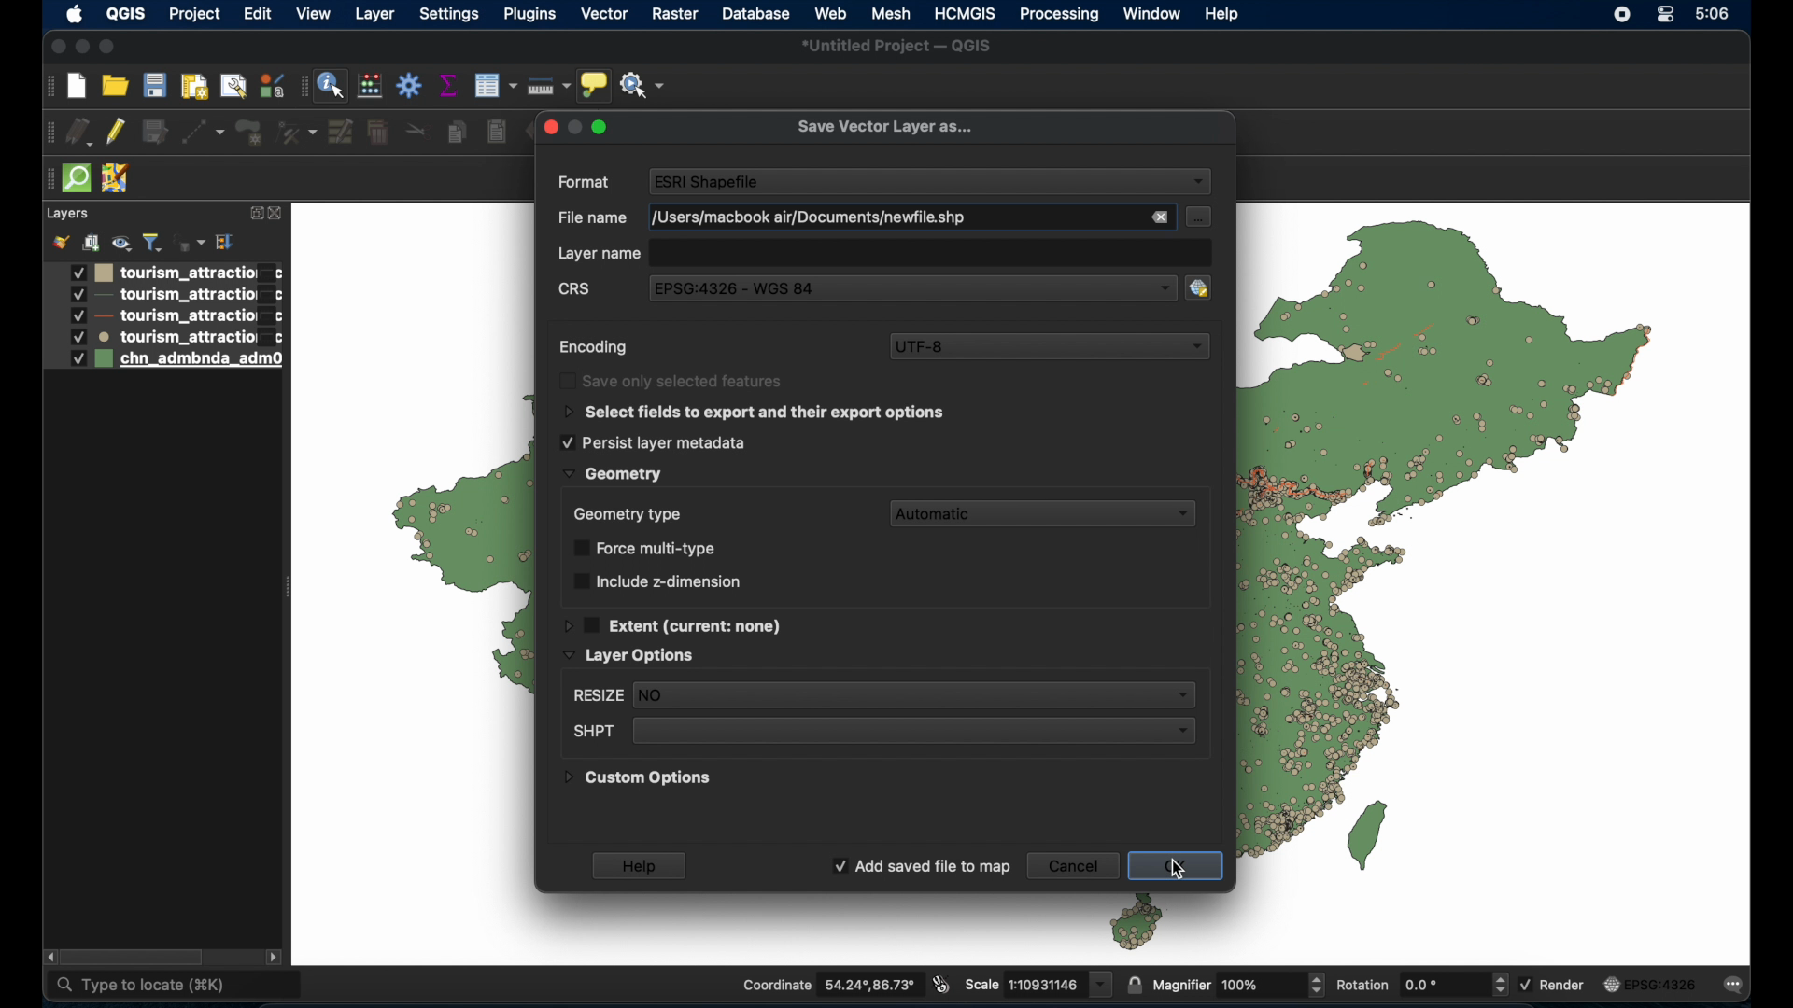 Image resolution: width=1793 pixels, height=1008 pixels. I want to click on apple icon, so click(75, 15).